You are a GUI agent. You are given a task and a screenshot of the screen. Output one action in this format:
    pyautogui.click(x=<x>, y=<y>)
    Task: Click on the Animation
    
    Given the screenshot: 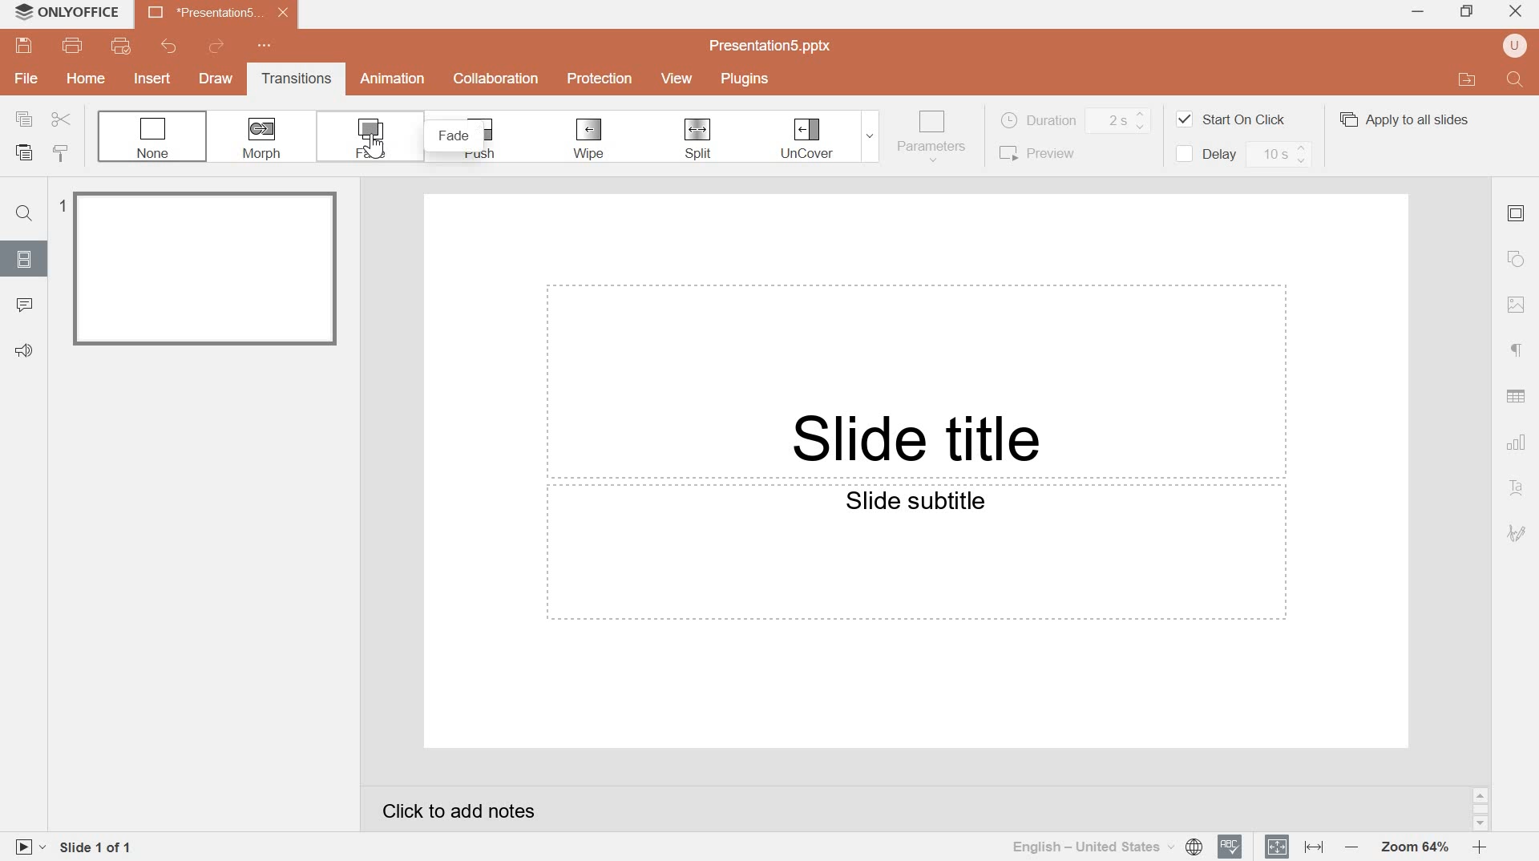 What is the action you would take?
    pyautogui.click(x=394, y=79)
    